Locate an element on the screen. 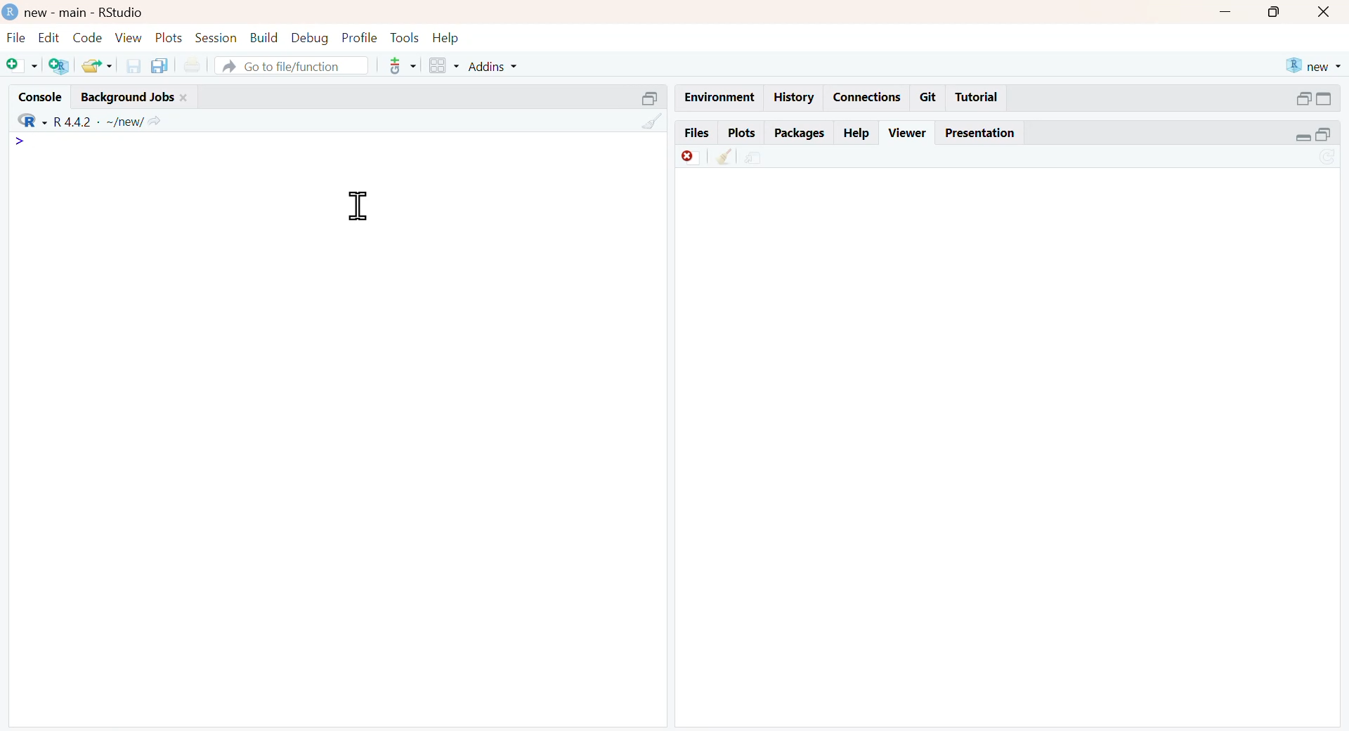 The image size is (1349, 731). Save all open documents is located at coordinates (159, 65).